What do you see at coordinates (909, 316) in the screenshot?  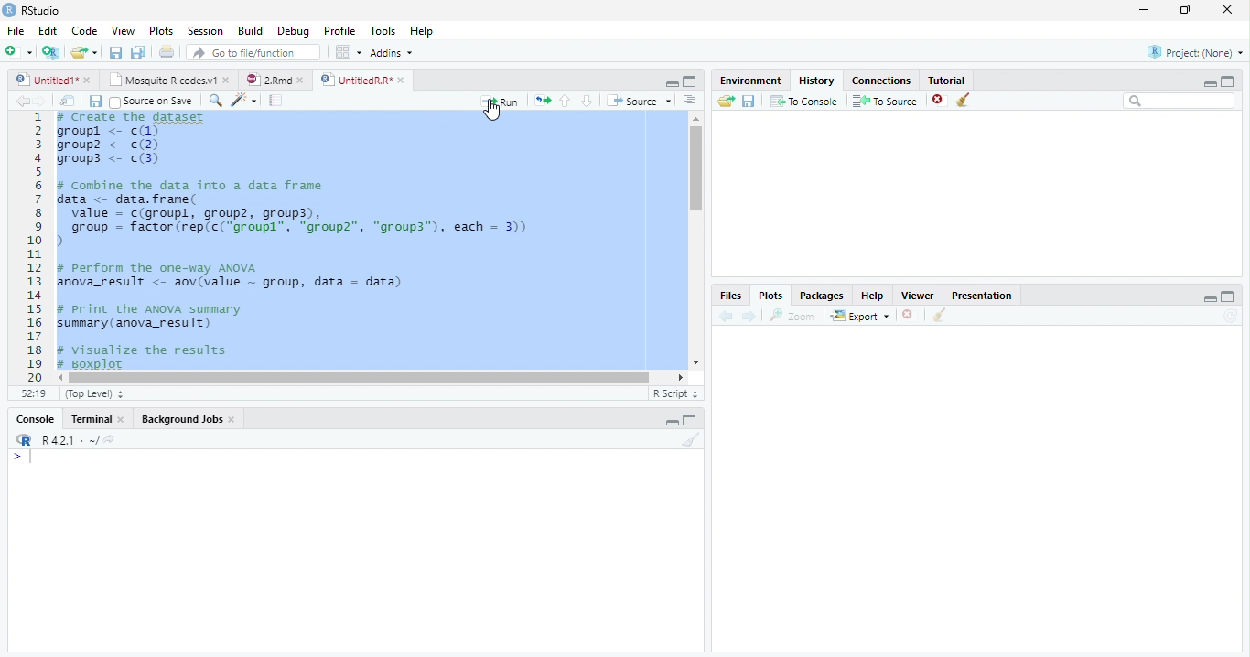 I see `Delete` at bounding box center [909, 316].